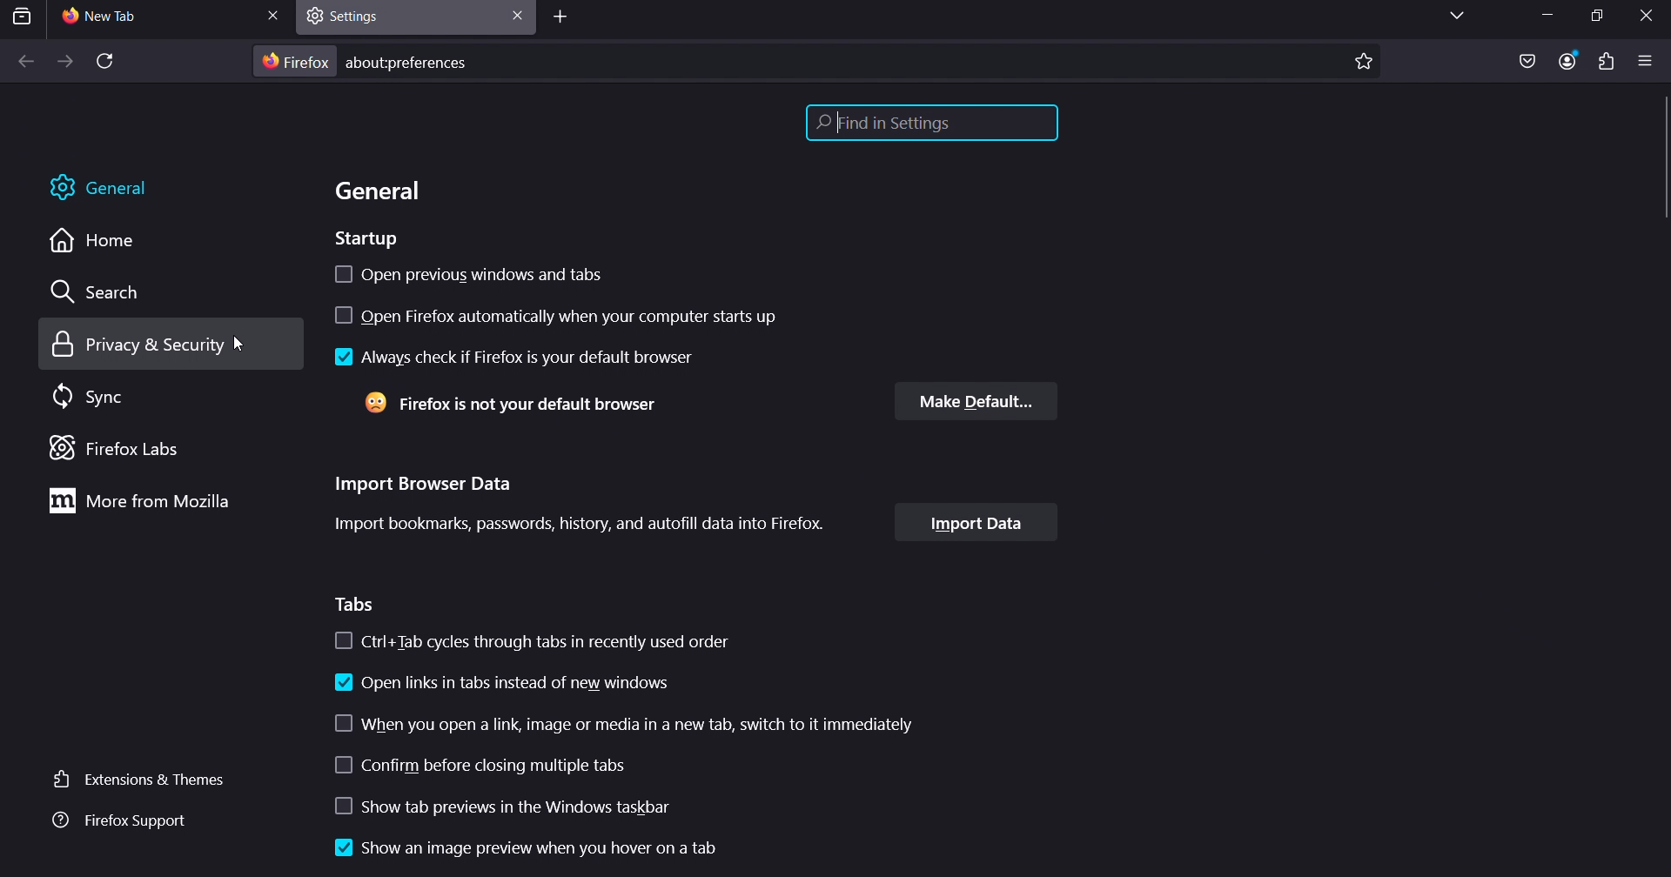  What do you see at coordinates (372, 239) in the screenshot?
I see `startup` at bounding box center [372, 239].